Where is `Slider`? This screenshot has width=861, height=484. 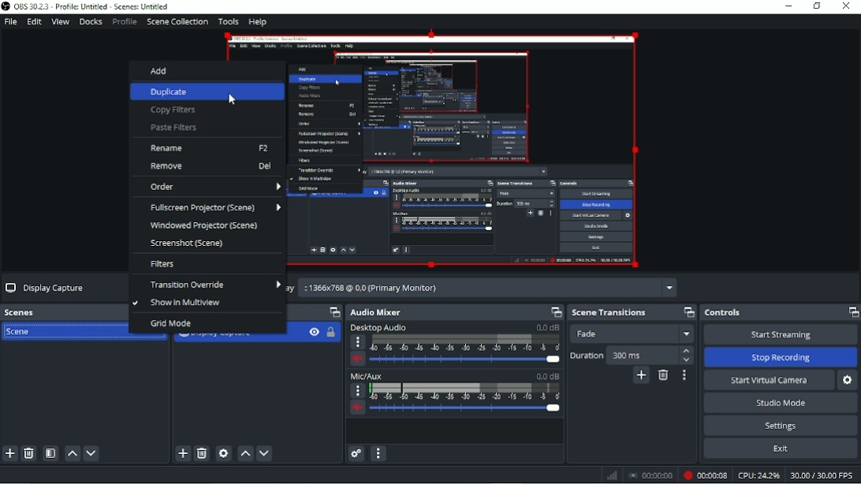 Slider is located at coordinates (466, 360).